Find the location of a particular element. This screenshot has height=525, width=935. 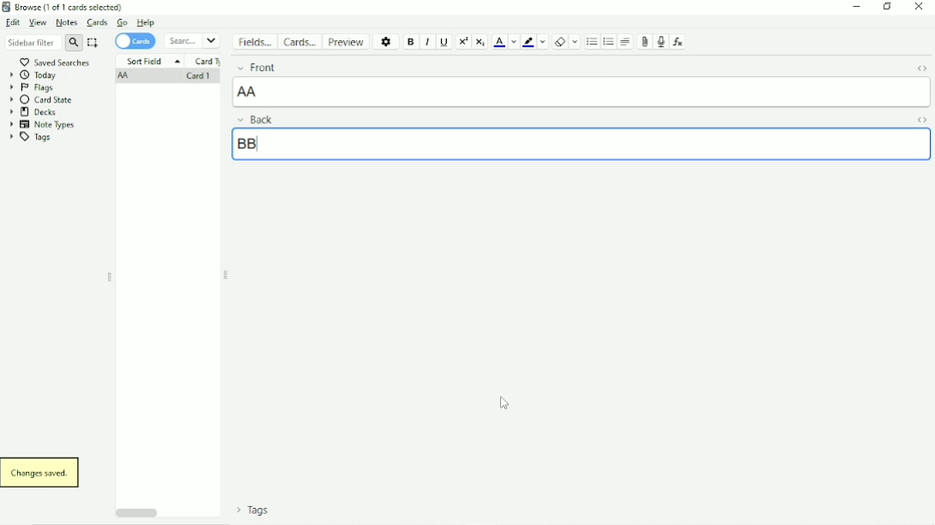

Unordered list is located at coordinates (592, 42).